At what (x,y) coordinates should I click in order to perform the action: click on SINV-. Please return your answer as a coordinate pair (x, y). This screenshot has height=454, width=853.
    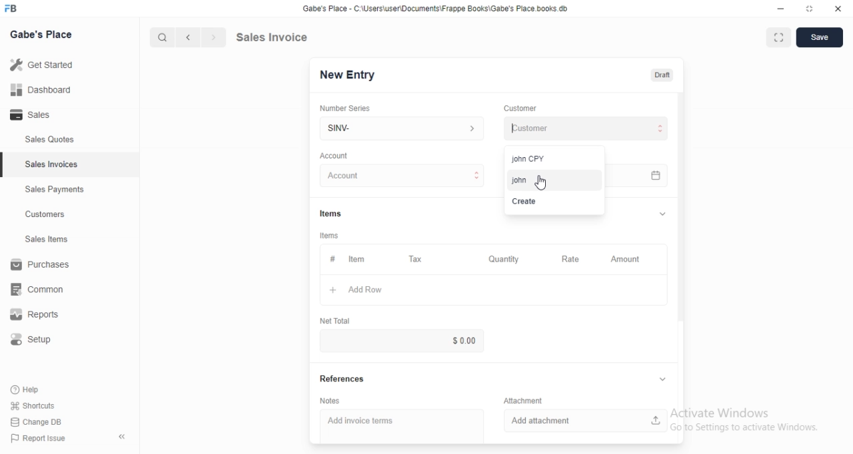
    Looking at the image, I should click on (401, 127).